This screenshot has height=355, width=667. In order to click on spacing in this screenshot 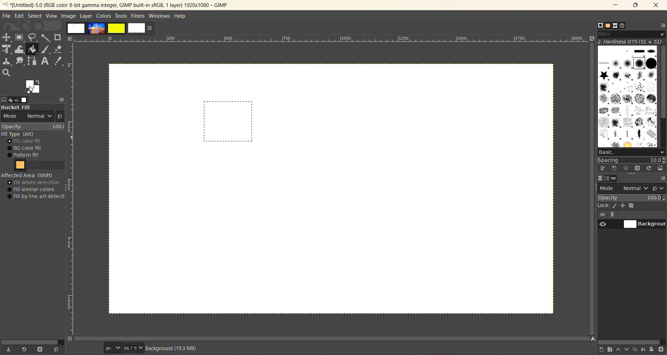, I will do `click(630, 158)`.